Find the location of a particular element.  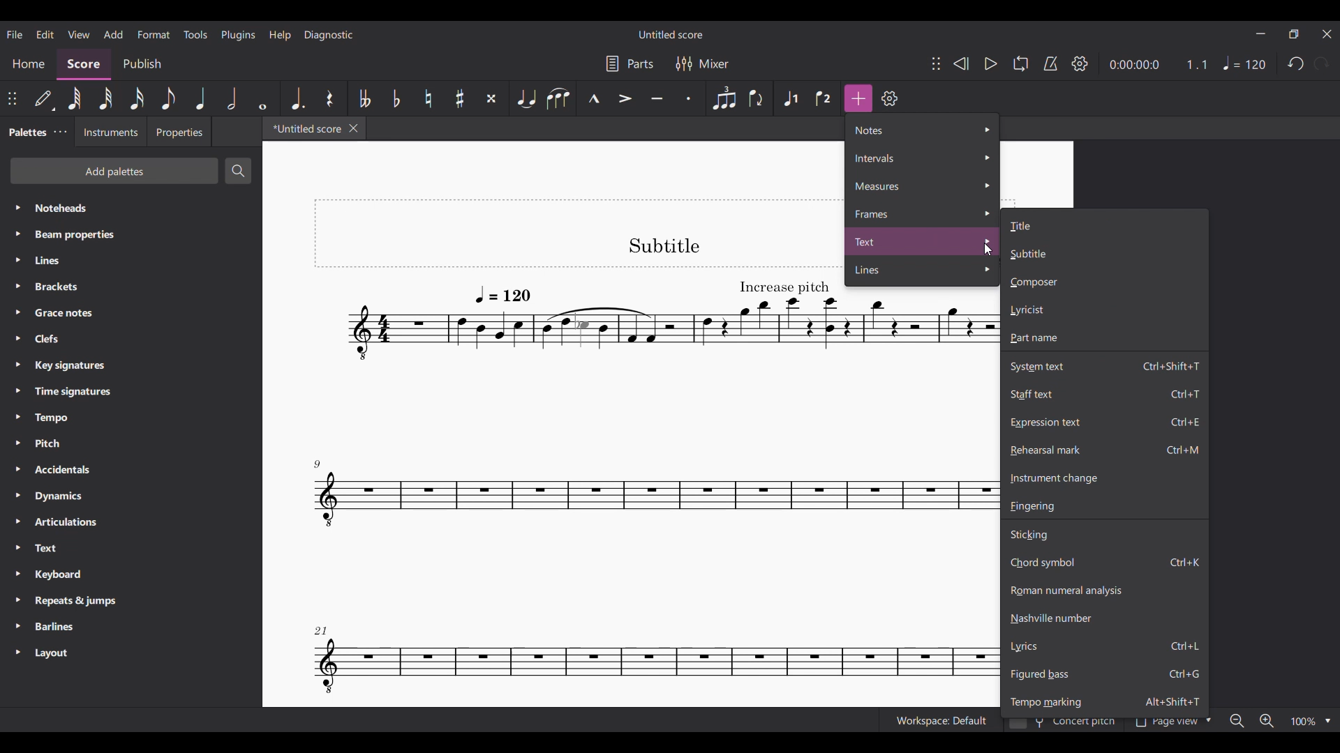

Tempo marking is located at coordinates (1105, 701).